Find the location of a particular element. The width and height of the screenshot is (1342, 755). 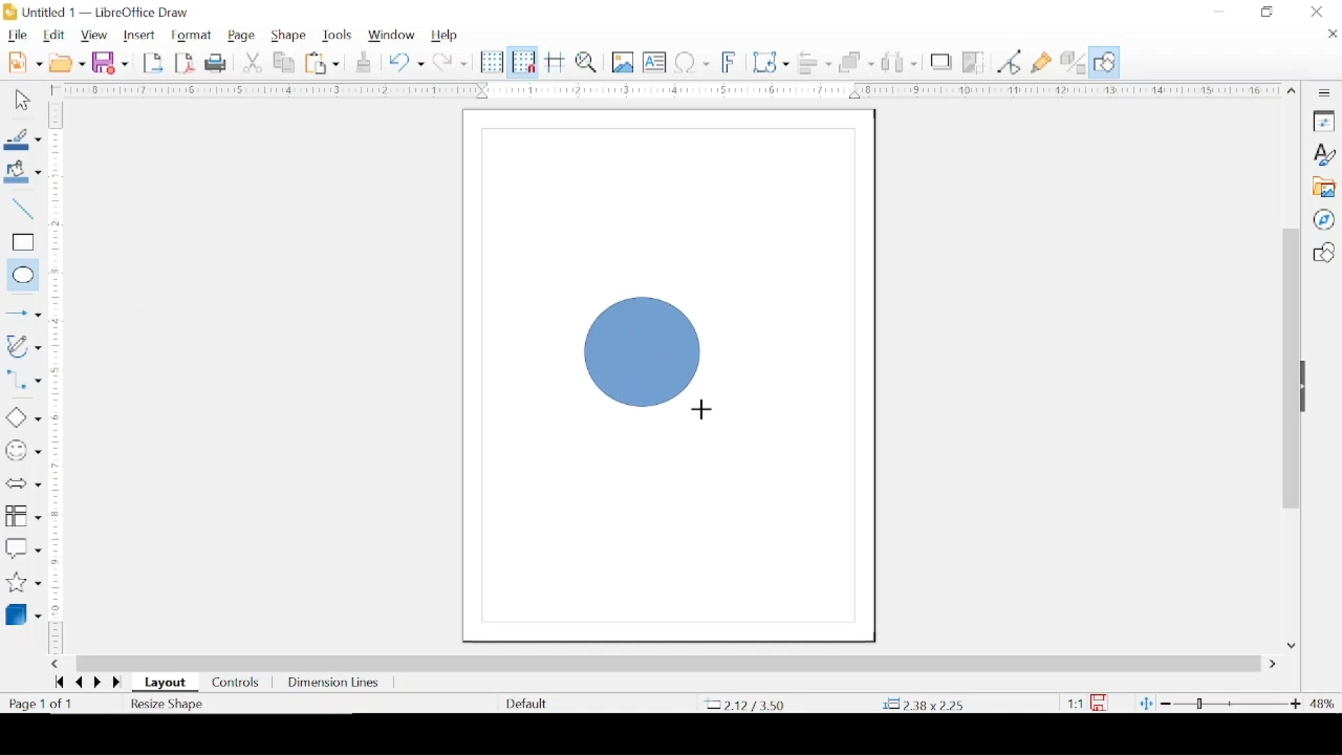

save  is located at coordinates (110, 62).